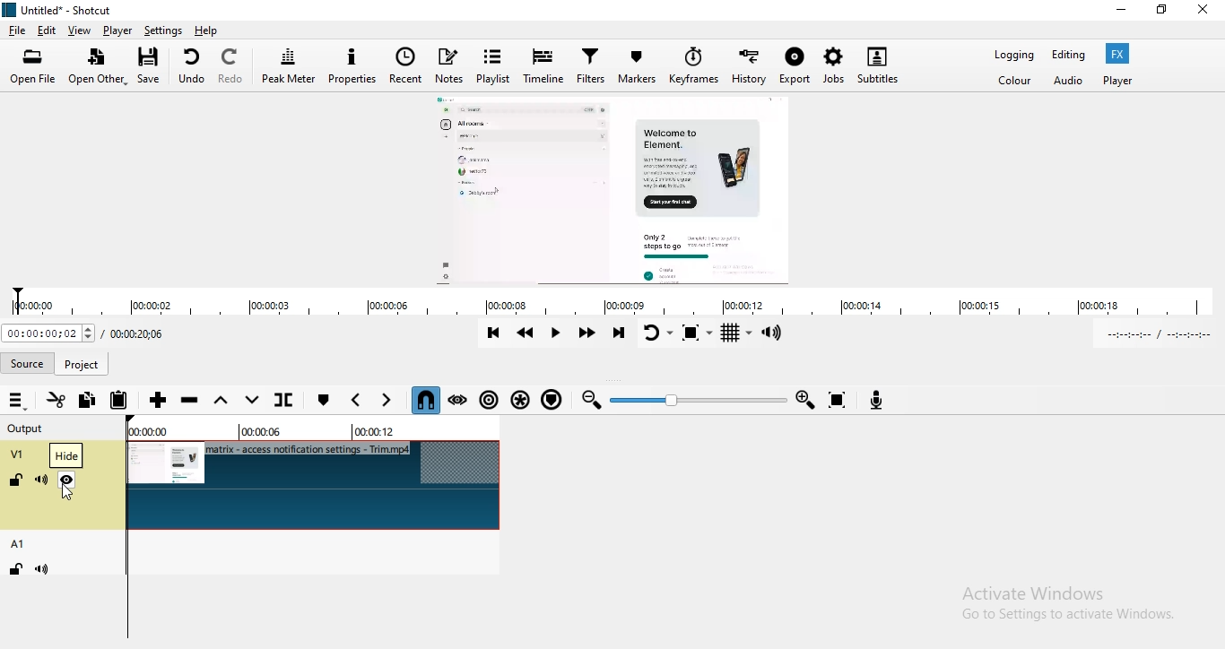 The image size is (1225, 649). What do you see at coordinates (1123, 82) in the screenshot?
I see `Player` at bounding box center [1123, 82].